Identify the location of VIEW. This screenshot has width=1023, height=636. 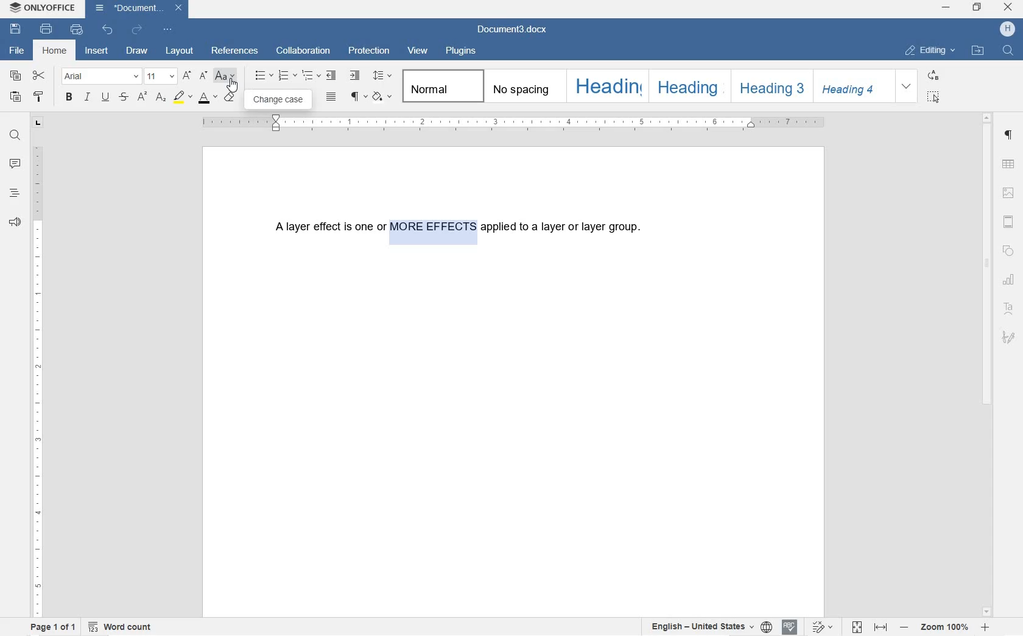
(418, 51).